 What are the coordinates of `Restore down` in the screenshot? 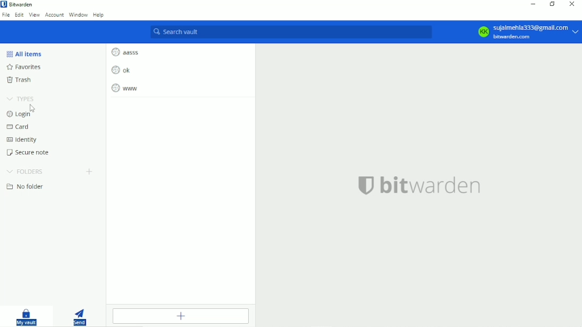 It's located at (553, 5).